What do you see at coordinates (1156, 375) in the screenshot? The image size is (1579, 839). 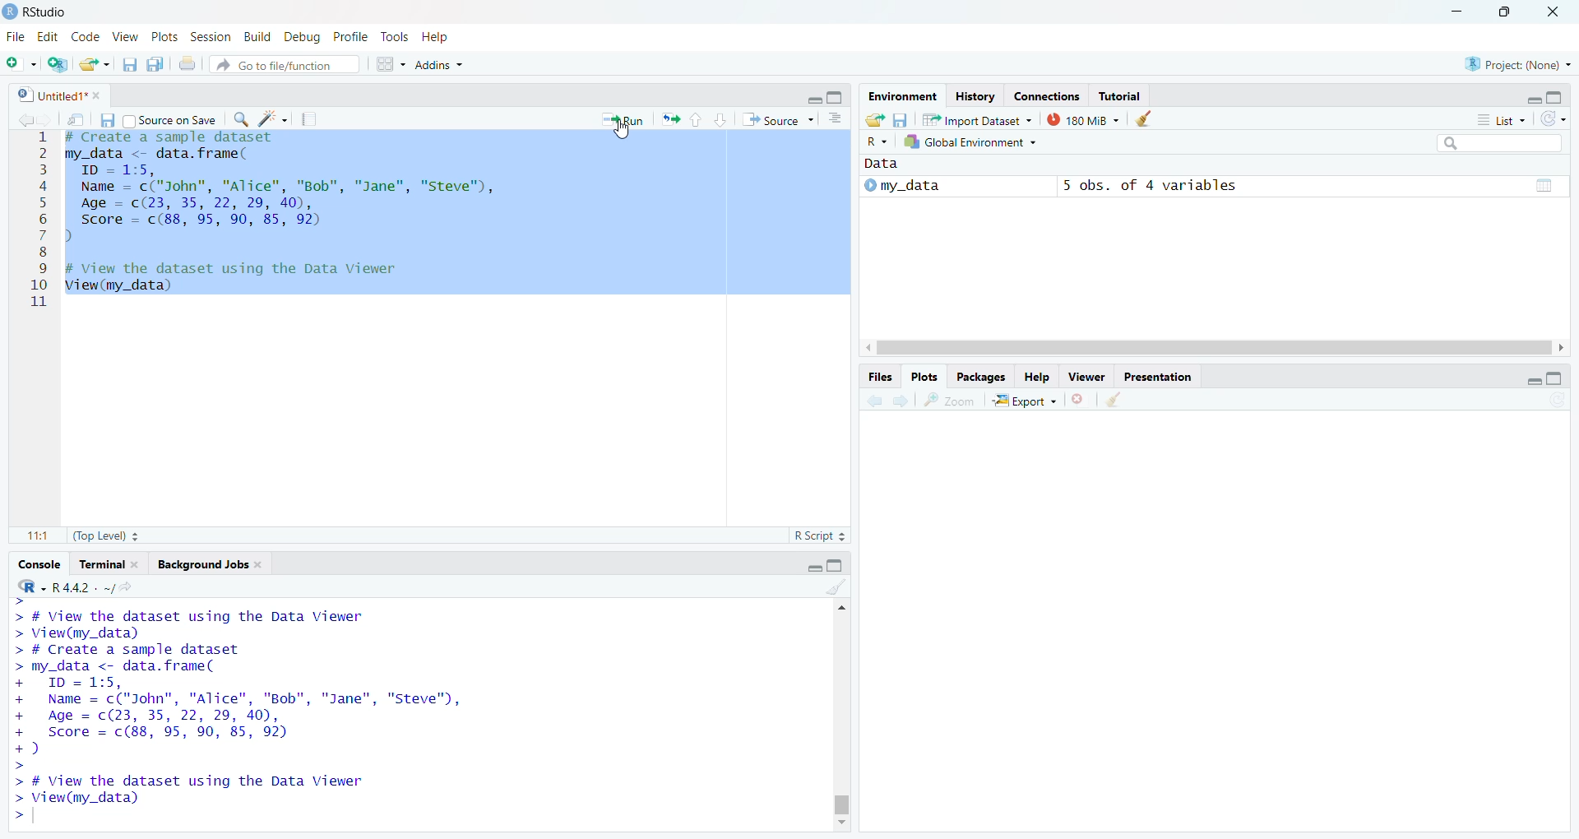 I see `Presentation` at bounding box center [1156, 375].